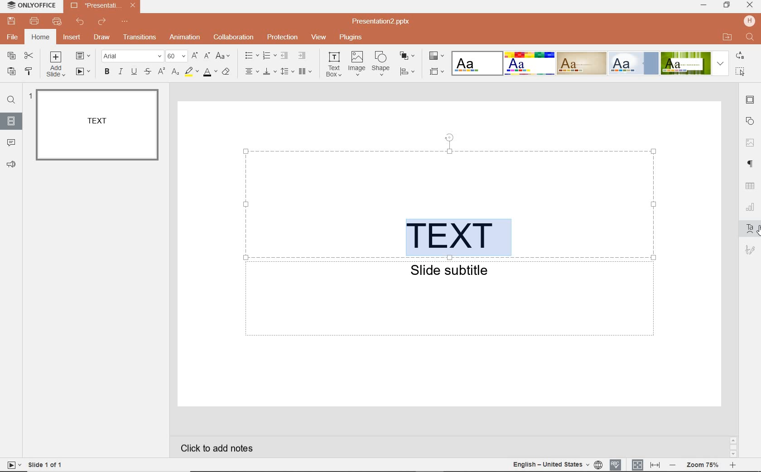 Image resolution: width=761 pixels, height=472 pixels. Describe the element at coordinates (616, 463) in the screenshot. I see `SPELL CHECKING` at that location.